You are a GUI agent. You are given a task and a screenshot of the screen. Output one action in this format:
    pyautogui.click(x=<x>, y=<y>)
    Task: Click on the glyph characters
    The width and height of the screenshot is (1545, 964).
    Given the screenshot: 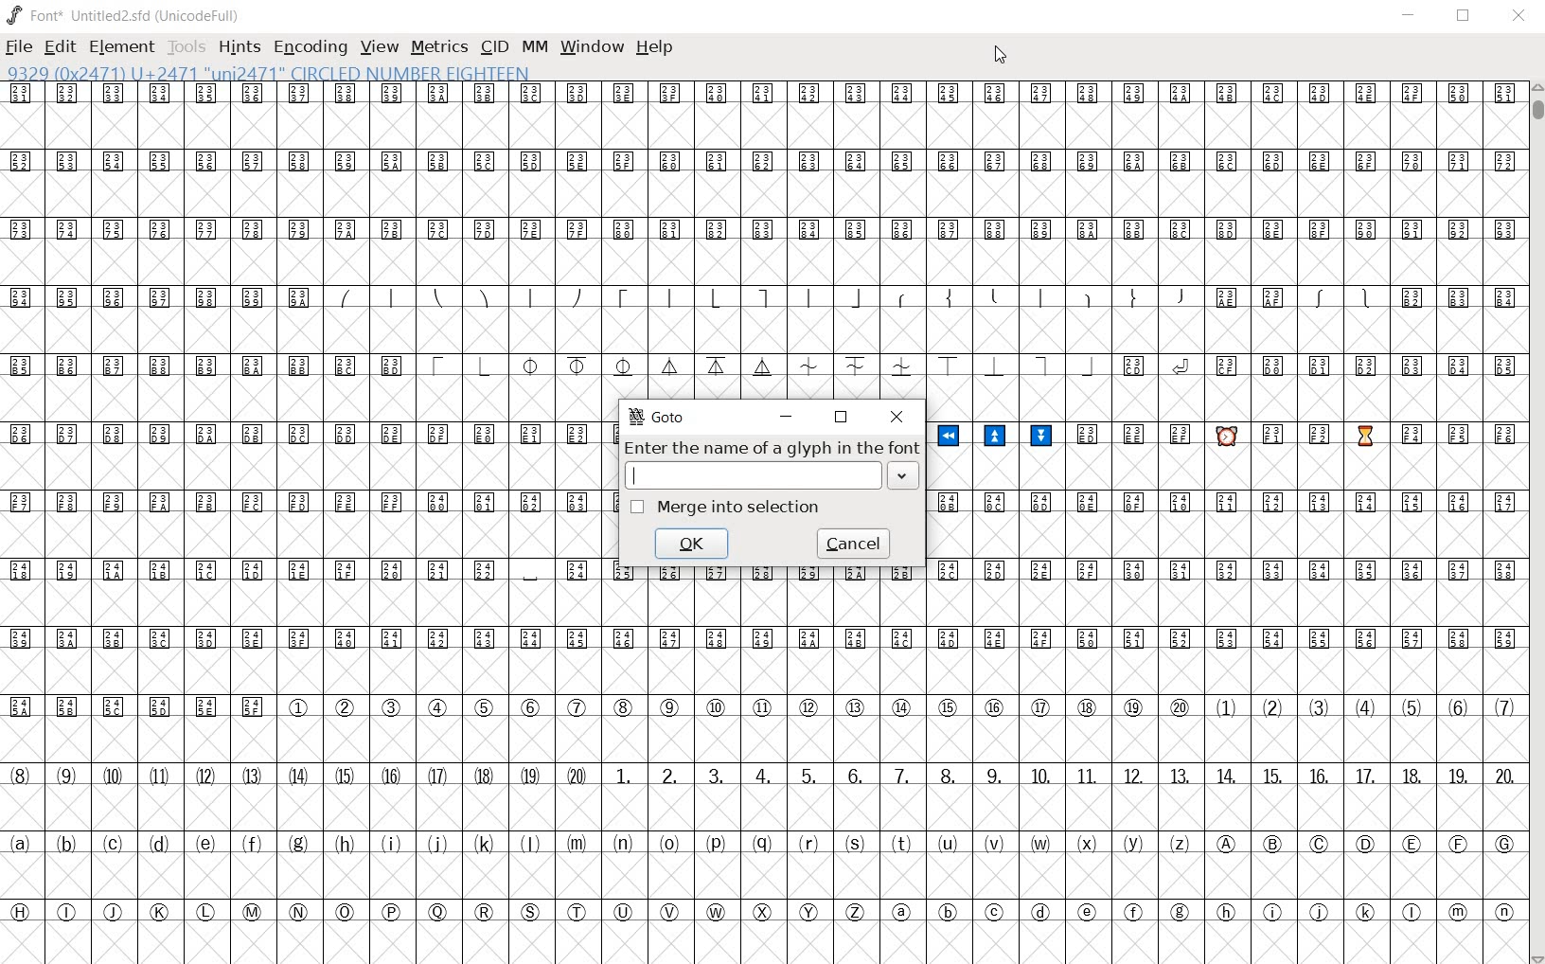 What is the action you would take?
    pyautogui.click(x=1064, y=794)
    